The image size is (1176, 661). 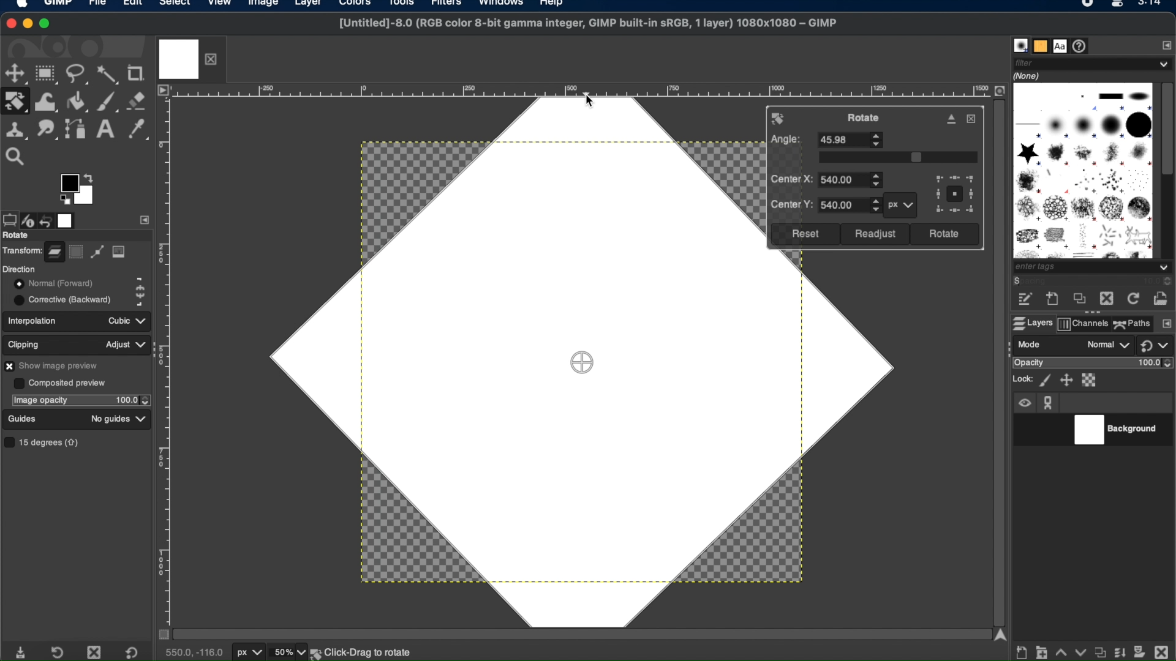 I want to click on smudge tool, so click(x=47, y=129).